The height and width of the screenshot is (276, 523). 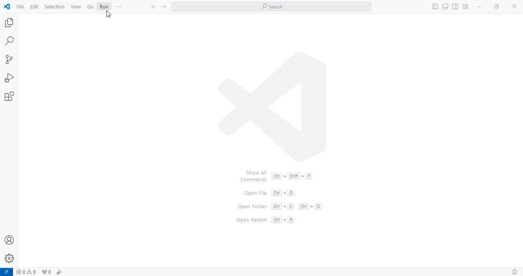 I want to click on toggle secondary side bar, so click(x=455, y=7).